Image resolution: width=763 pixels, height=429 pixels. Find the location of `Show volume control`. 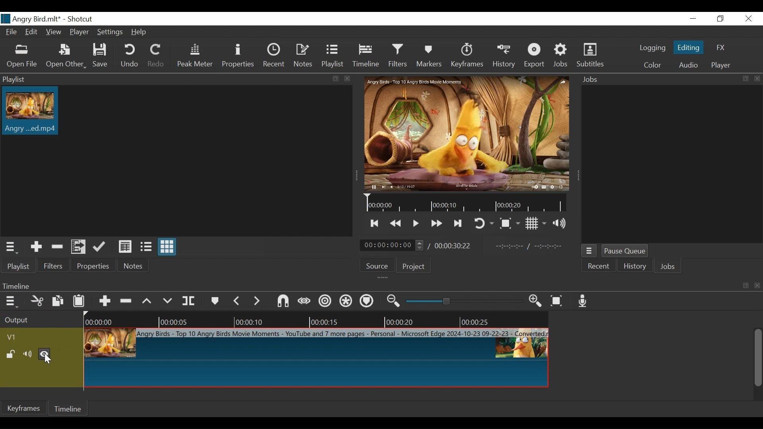

Show volume control is located at coordinates (560, 222).